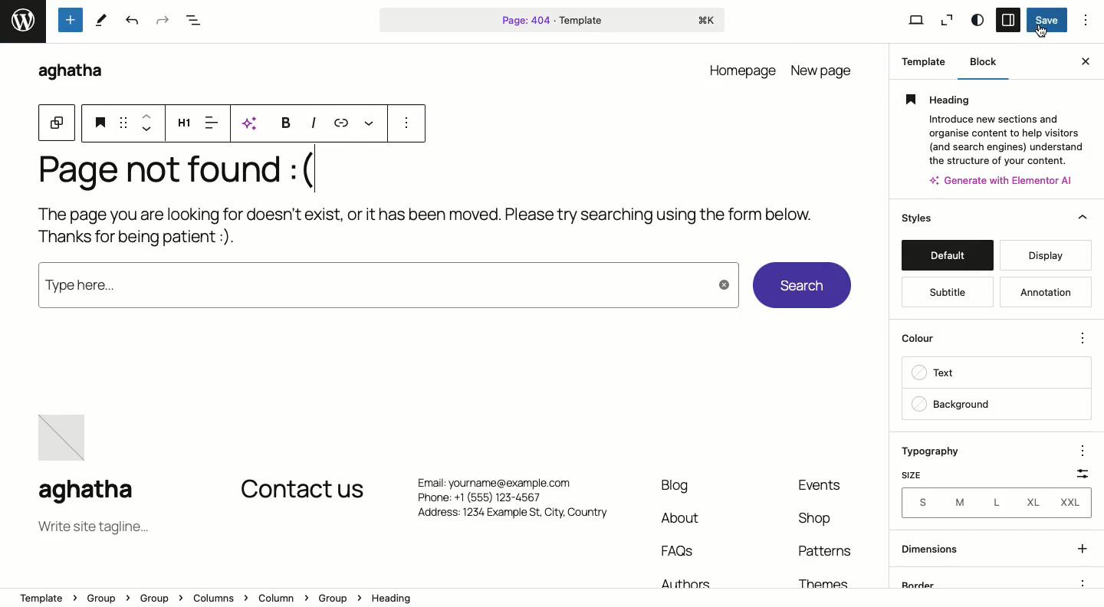 Image resolution: width=1104 pixels, height=607 pixels. Describe the element at coordinates (948, 19) in the screenshot. I see `Zoom out` at that location.